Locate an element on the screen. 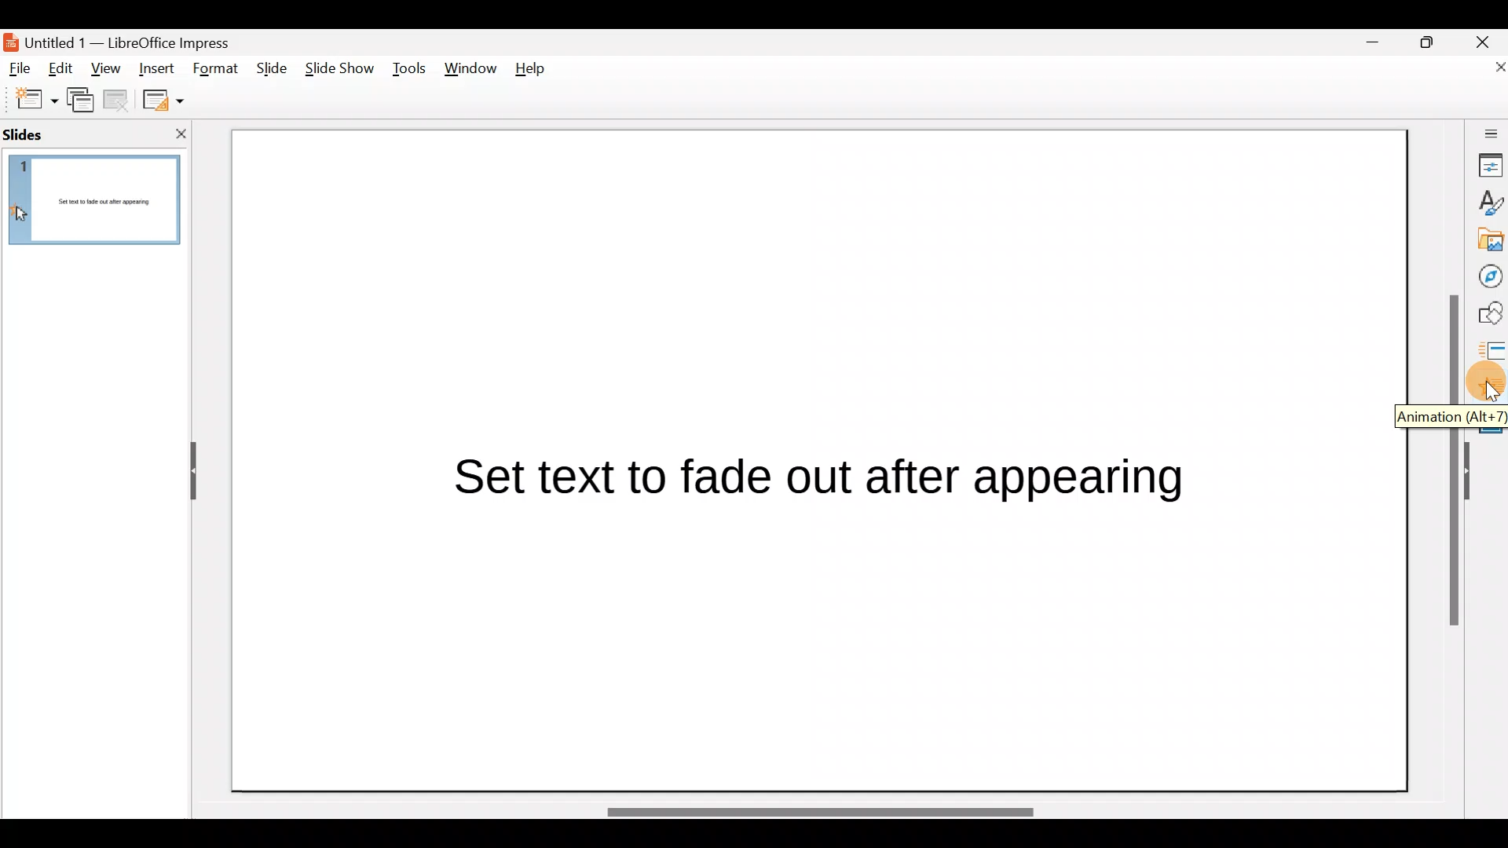  Insert is located at coordinates (156, 66).